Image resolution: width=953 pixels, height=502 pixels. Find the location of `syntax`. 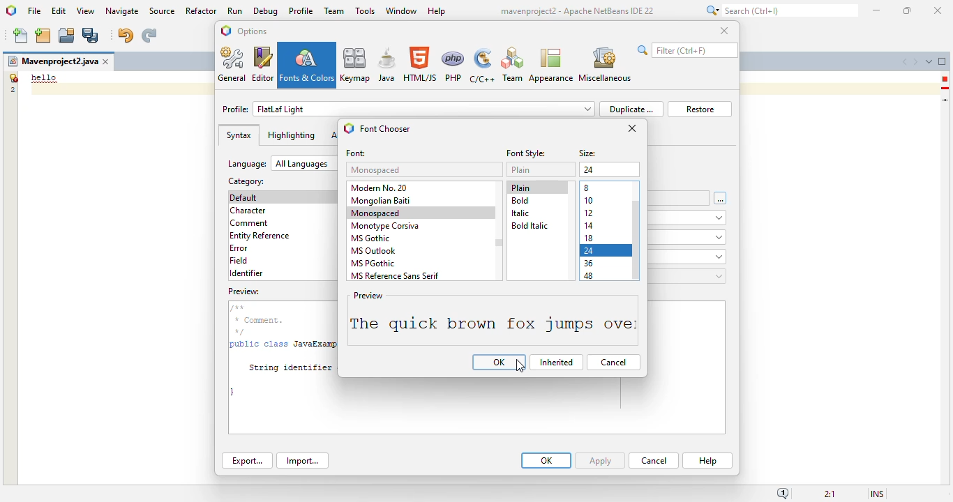

syntax is located at coordinates (239, 135).